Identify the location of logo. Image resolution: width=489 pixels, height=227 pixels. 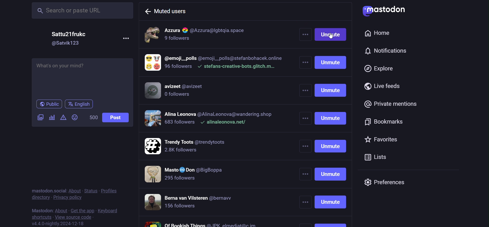
(386, 11).